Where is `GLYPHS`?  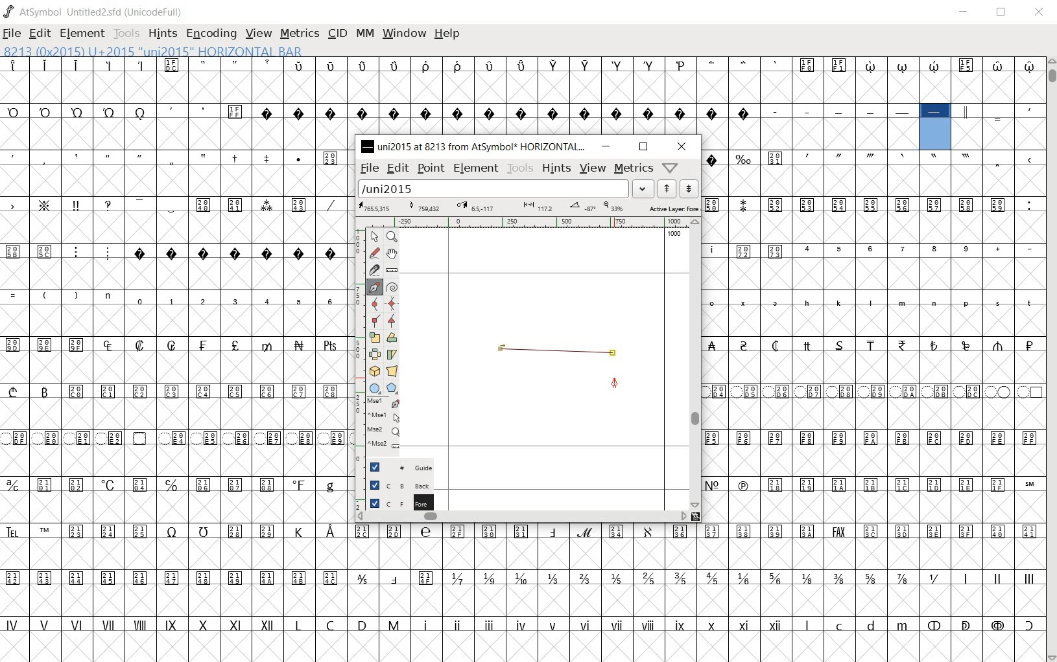 GLYPHS is located at coordinates (174, 358).